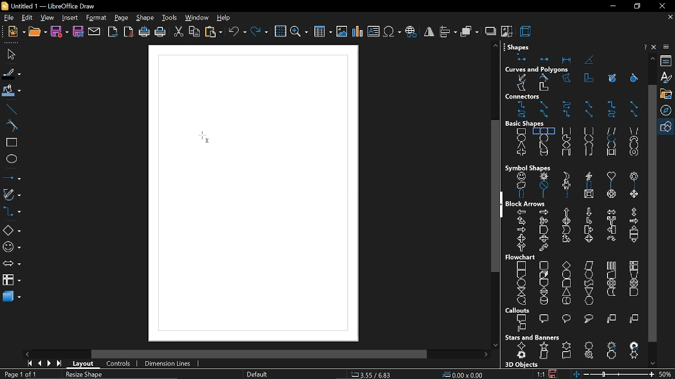  What do you see at coordinates (342, 32) in the screenshot?
I see `insert image` at bounding box center [342, 32].